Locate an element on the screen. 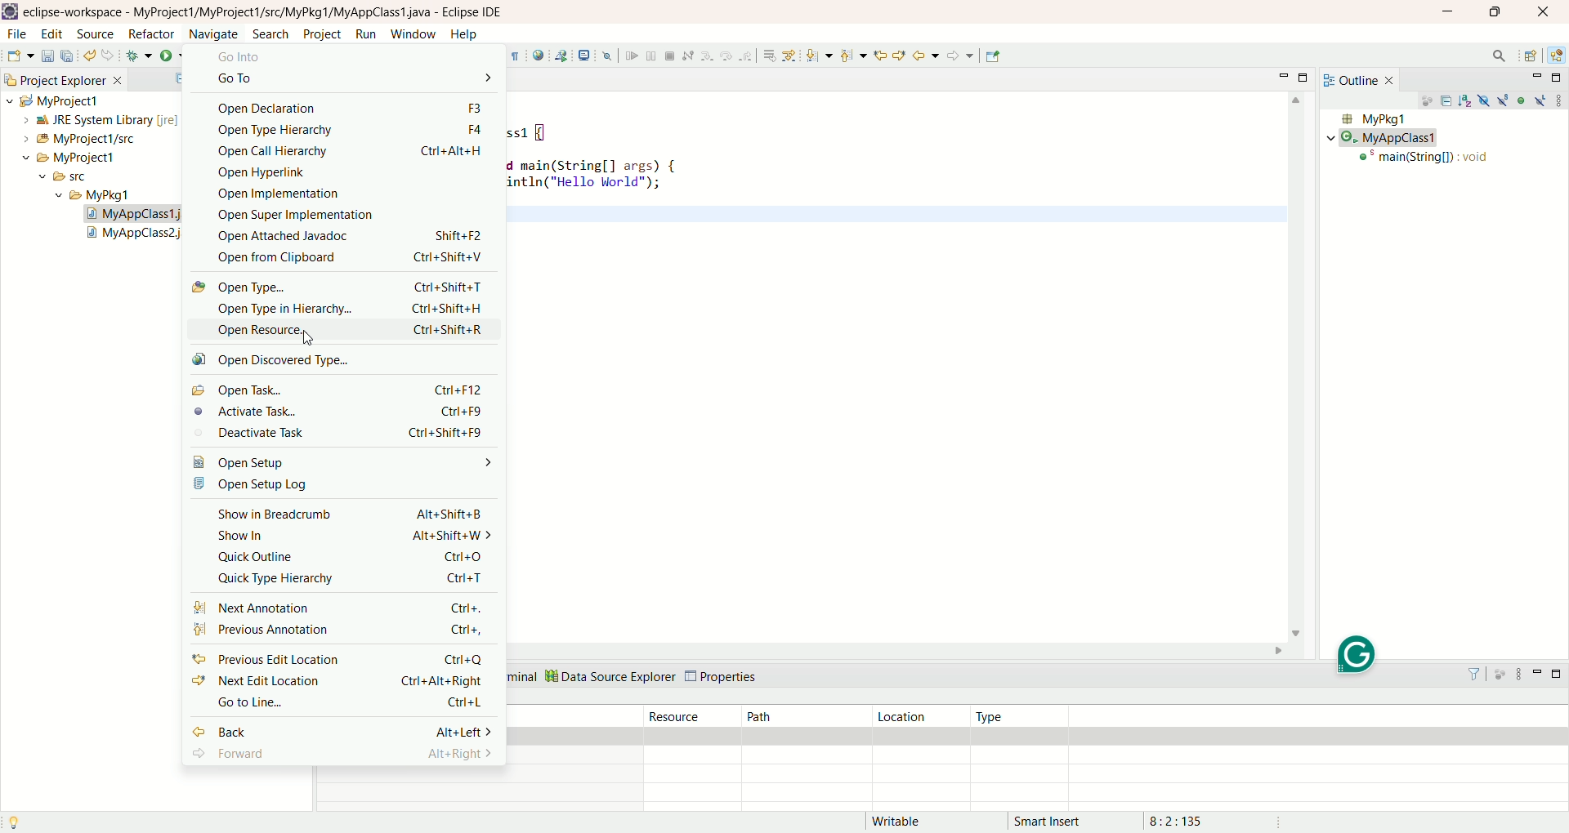  view menu is located at coordinates (1558, 100).